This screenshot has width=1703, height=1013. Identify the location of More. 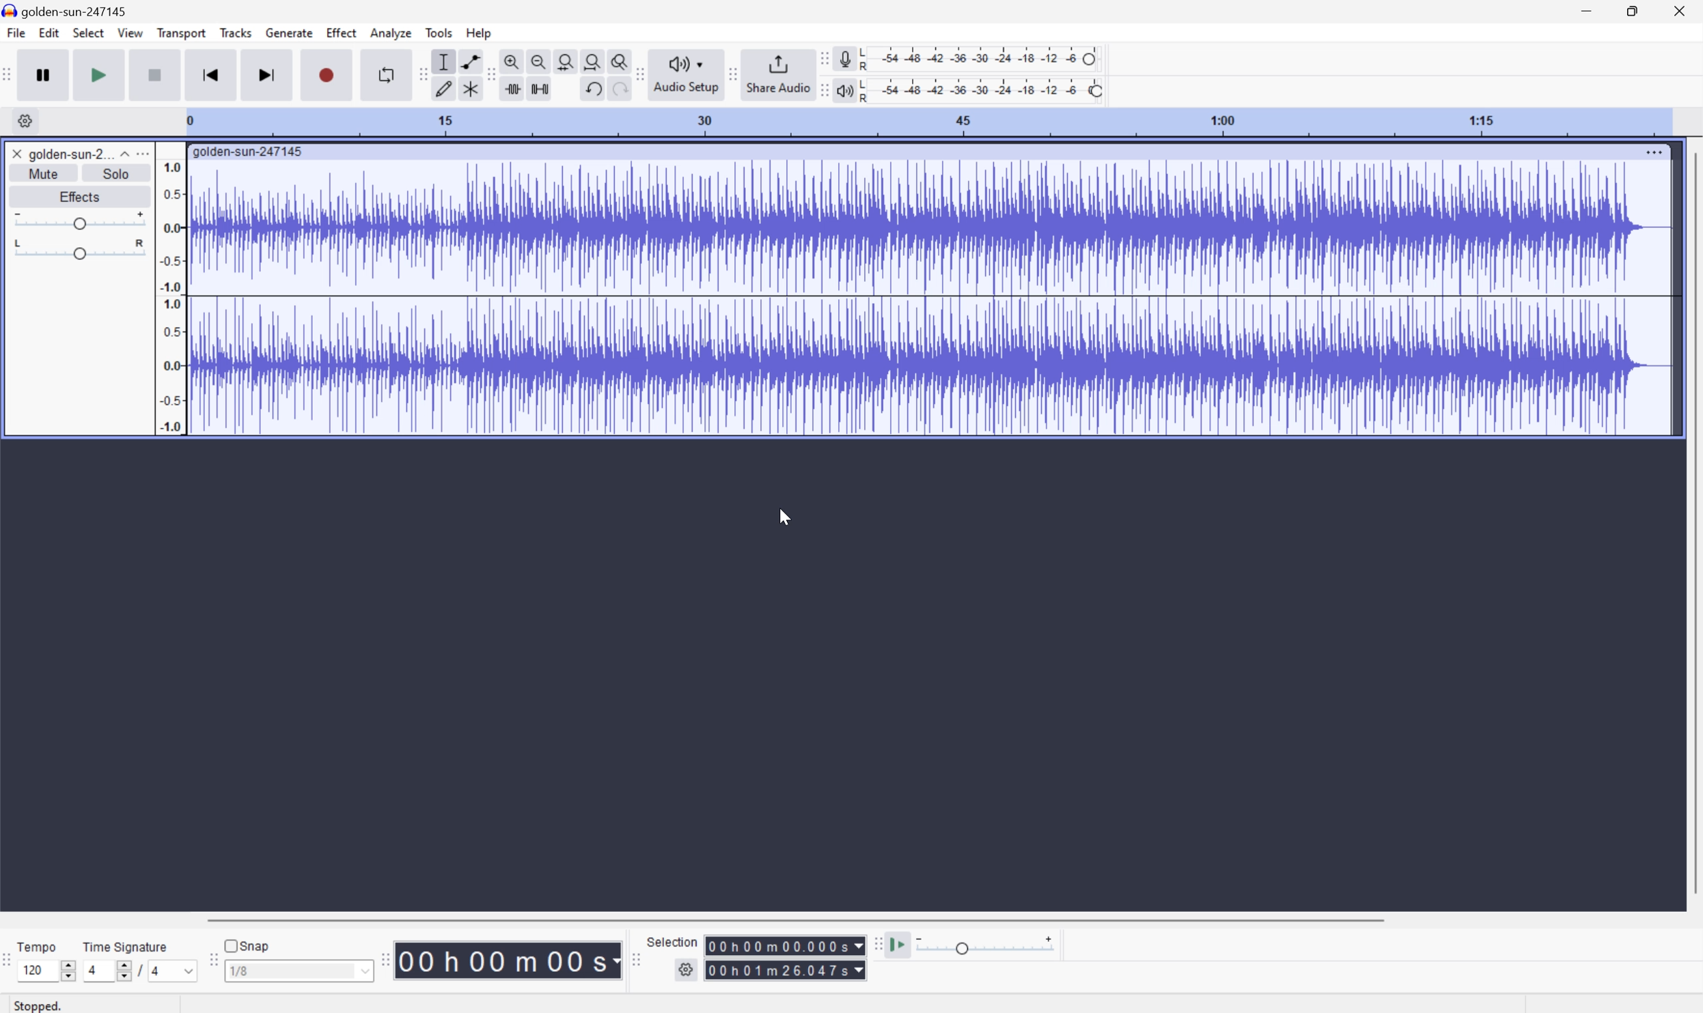
(1653, 152).